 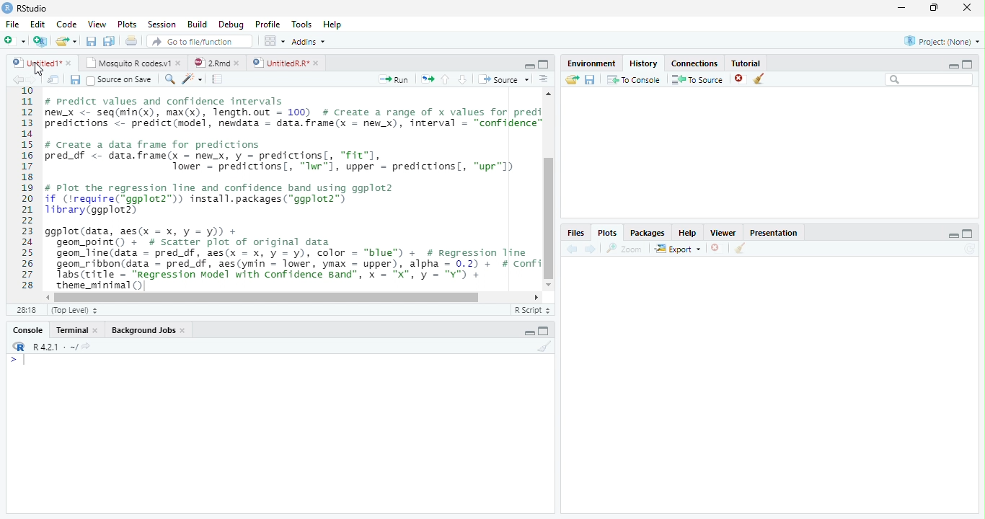 What do you see at coordinates (200, 42) in the screenshot?
I see `Go to the file/function` at bounding box center [200, 42].